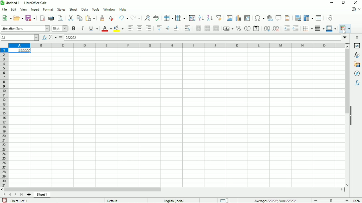  What do you see at coordinates (357, 83) in the screenshot?
I see `Functions` at bounding box center [357, 83].